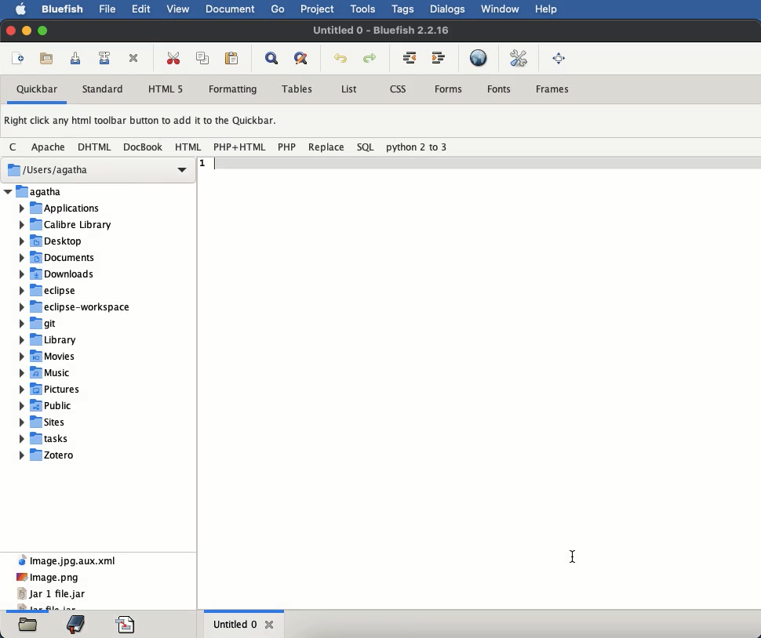 The width and height of the screenshot is (761, 638). What do you see at coordinates (442, 57) in the screenshot?
I see `indent` at bounding box center [442, 57].